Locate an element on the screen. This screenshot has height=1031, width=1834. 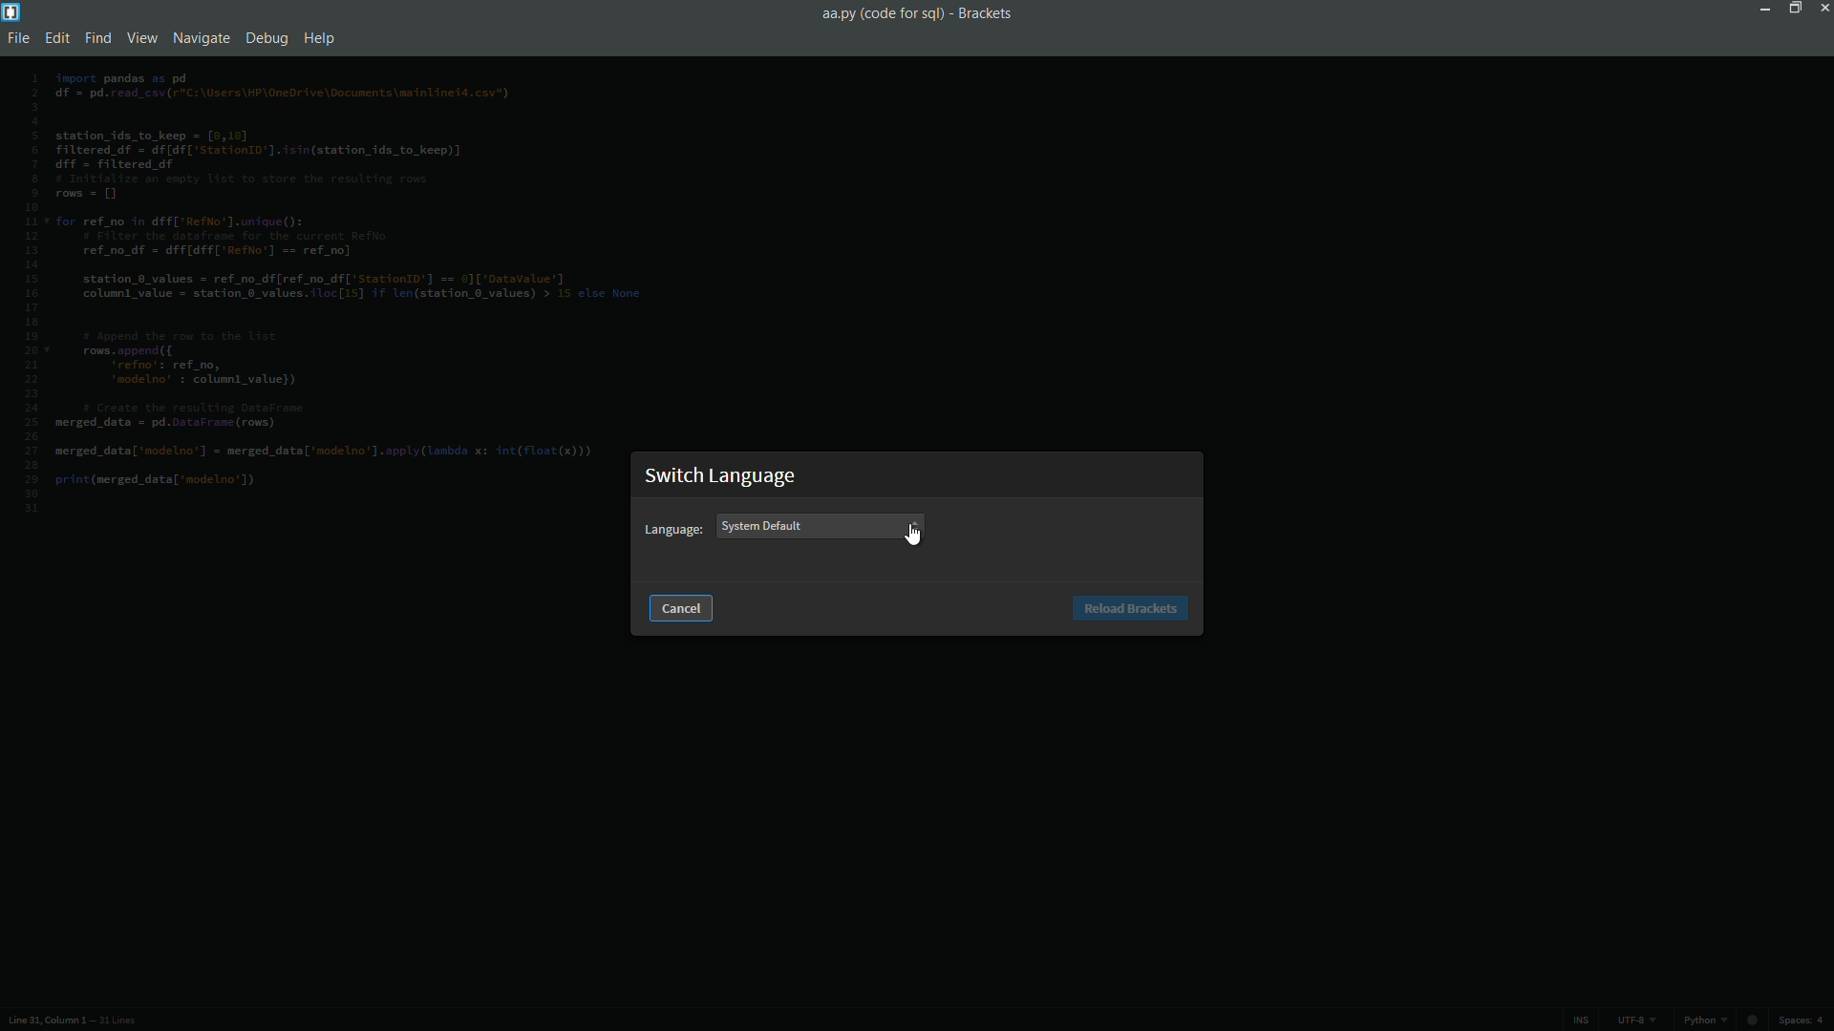
system default is located at coordinates (764, 527).